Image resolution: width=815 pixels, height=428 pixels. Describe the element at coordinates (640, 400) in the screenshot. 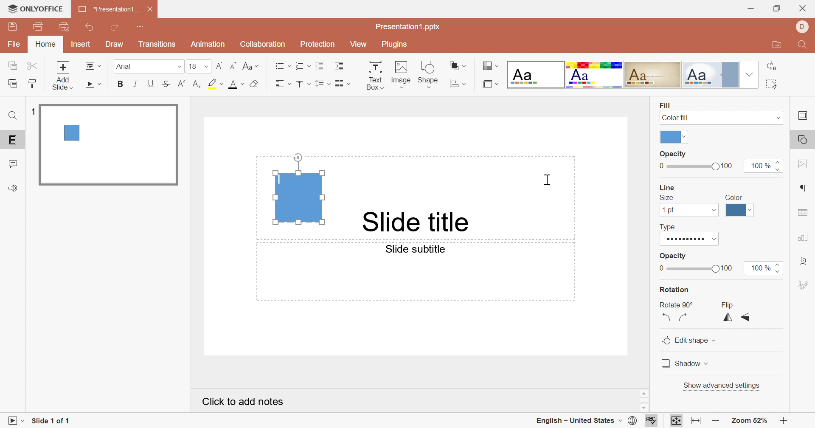

I see `Scrollbar` at that location.